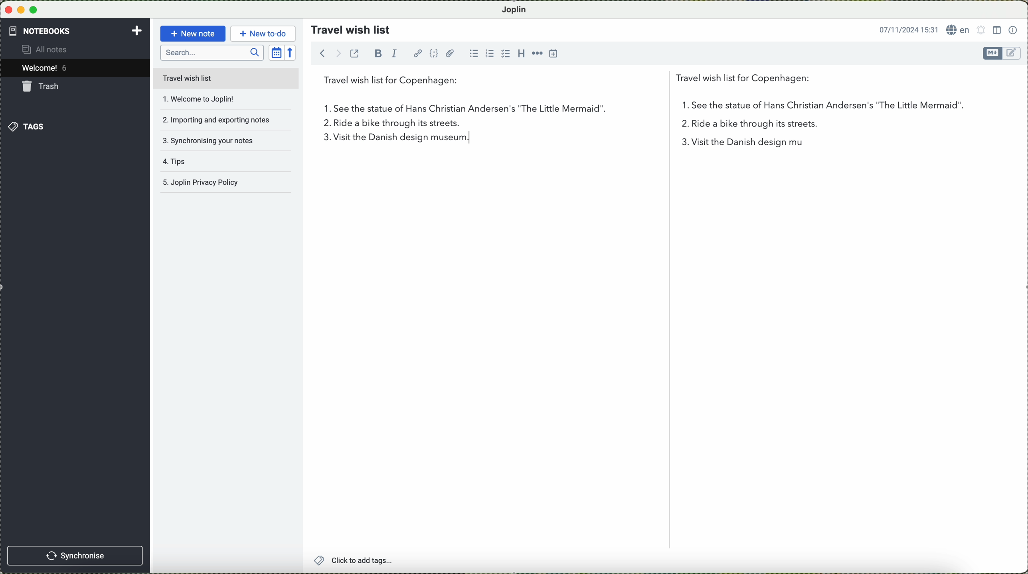 Image resolution: width=1028 pixels, height=574 pixels. What do you see at coordinates (397, 54) in the screenshot?
I see `italic` at bounding box center [397, 54].